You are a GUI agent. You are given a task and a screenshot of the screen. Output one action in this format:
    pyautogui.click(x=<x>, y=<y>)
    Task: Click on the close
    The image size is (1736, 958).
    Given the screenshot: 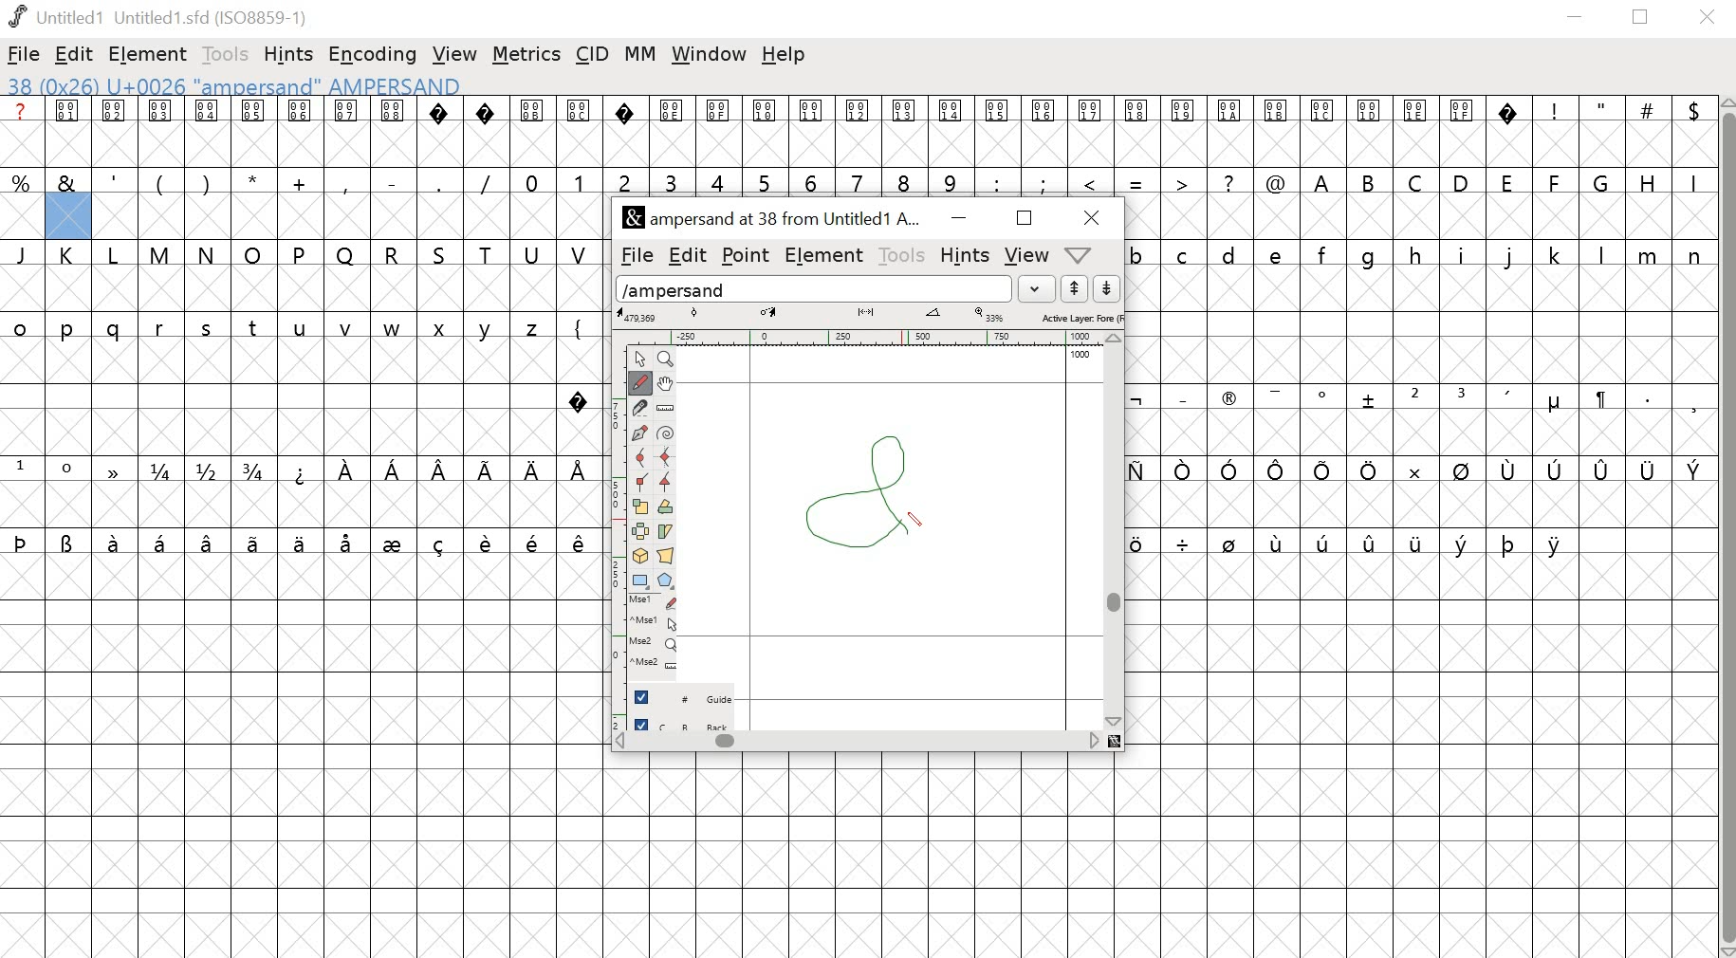 What is the action you would take?
    pyautogui.click(x=1087, y=217)
    